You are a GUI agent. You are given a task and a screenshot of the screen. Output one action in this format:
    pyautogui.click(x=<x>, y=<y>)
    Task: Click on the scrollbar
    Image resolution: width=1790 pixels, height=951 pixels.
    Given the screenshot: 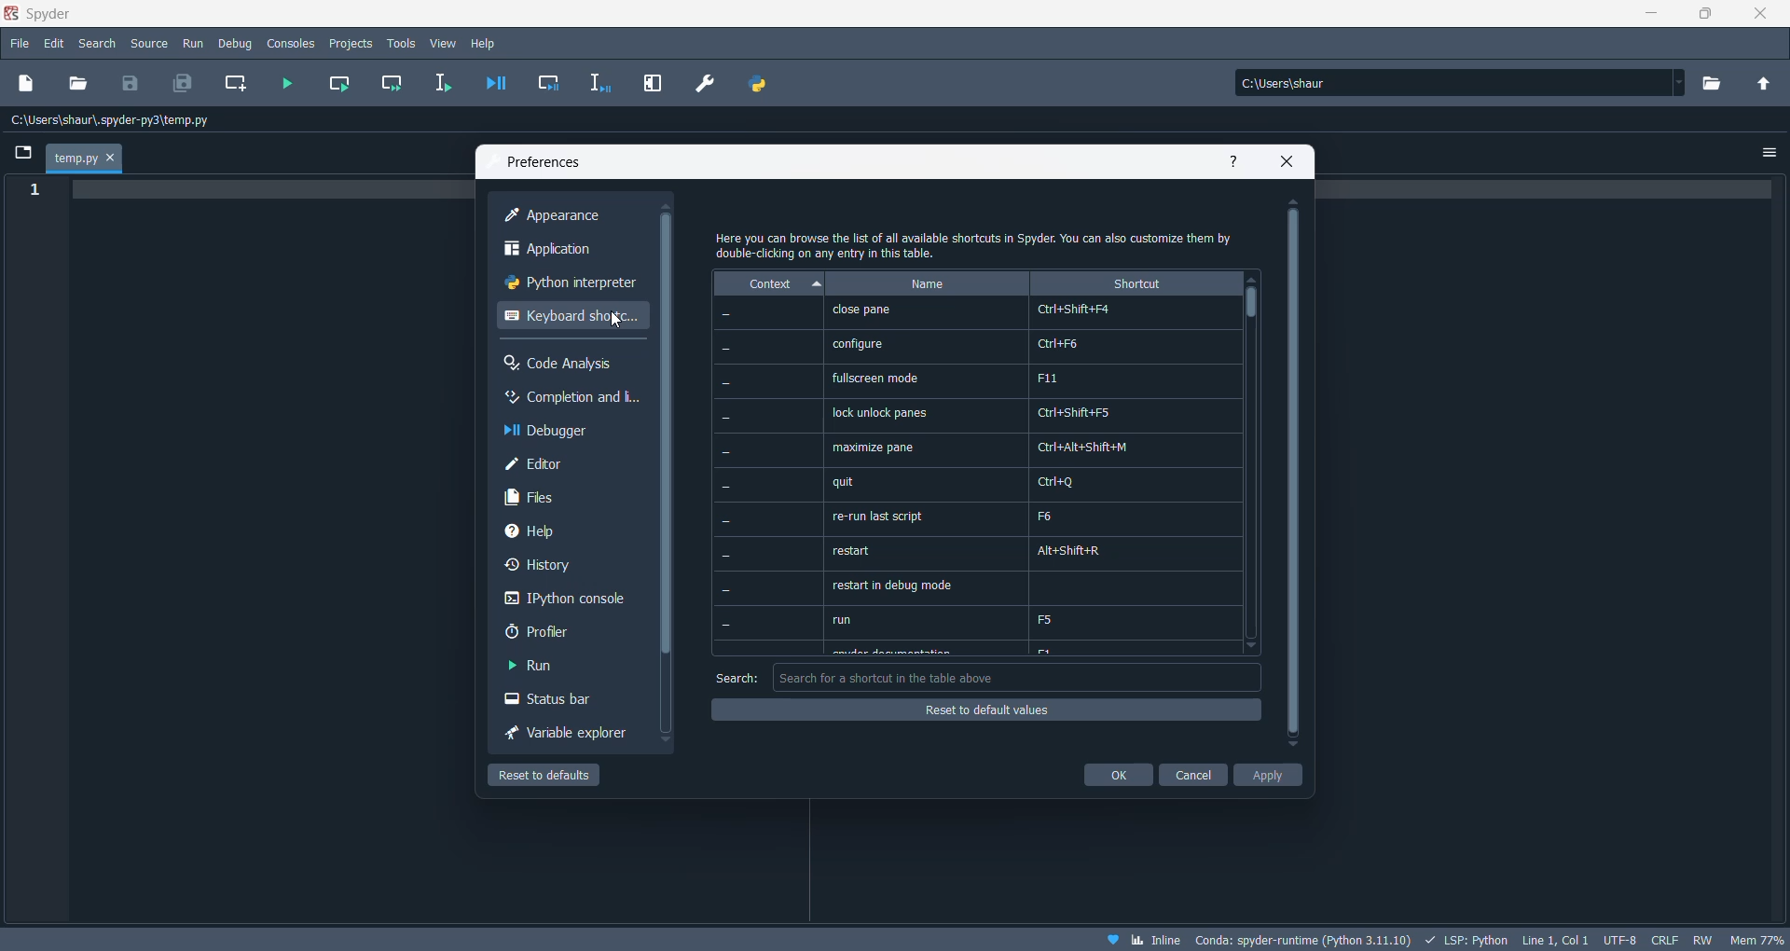 What is the action you would take?
    pyautogui.click(x=665, y=438)
    